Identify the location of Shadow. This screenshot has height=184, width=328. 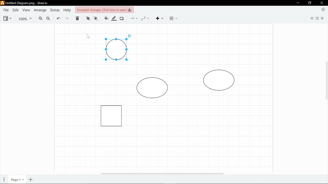
(122, 18).